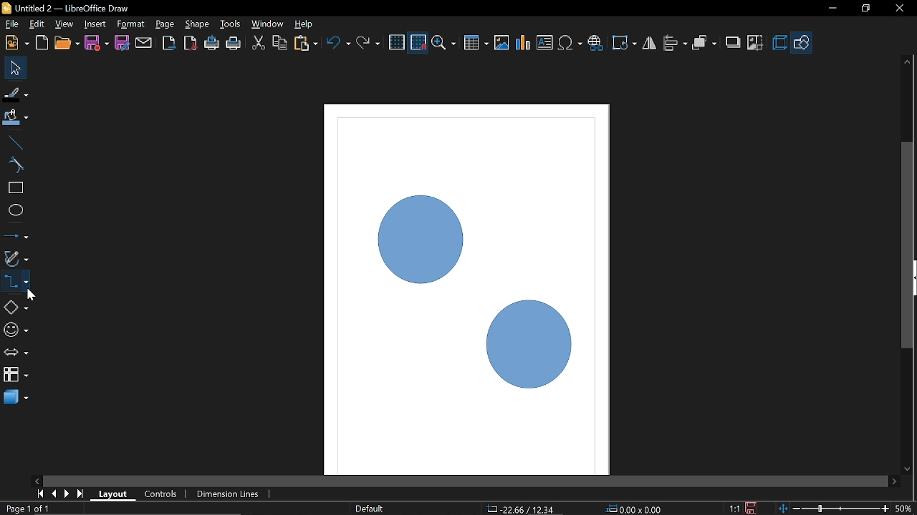 The height and width of the screenshot is (515, 917). What do you see at coordinates (213, 43) in the screenshot?
I see `Print directly` at bounding box center [213, 43].